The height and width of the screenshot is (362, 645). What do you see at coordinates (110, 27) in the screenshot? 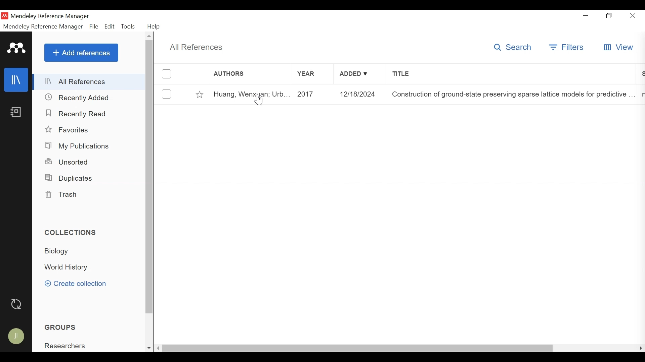
I see `Edit` at bounding box center [110, 27].